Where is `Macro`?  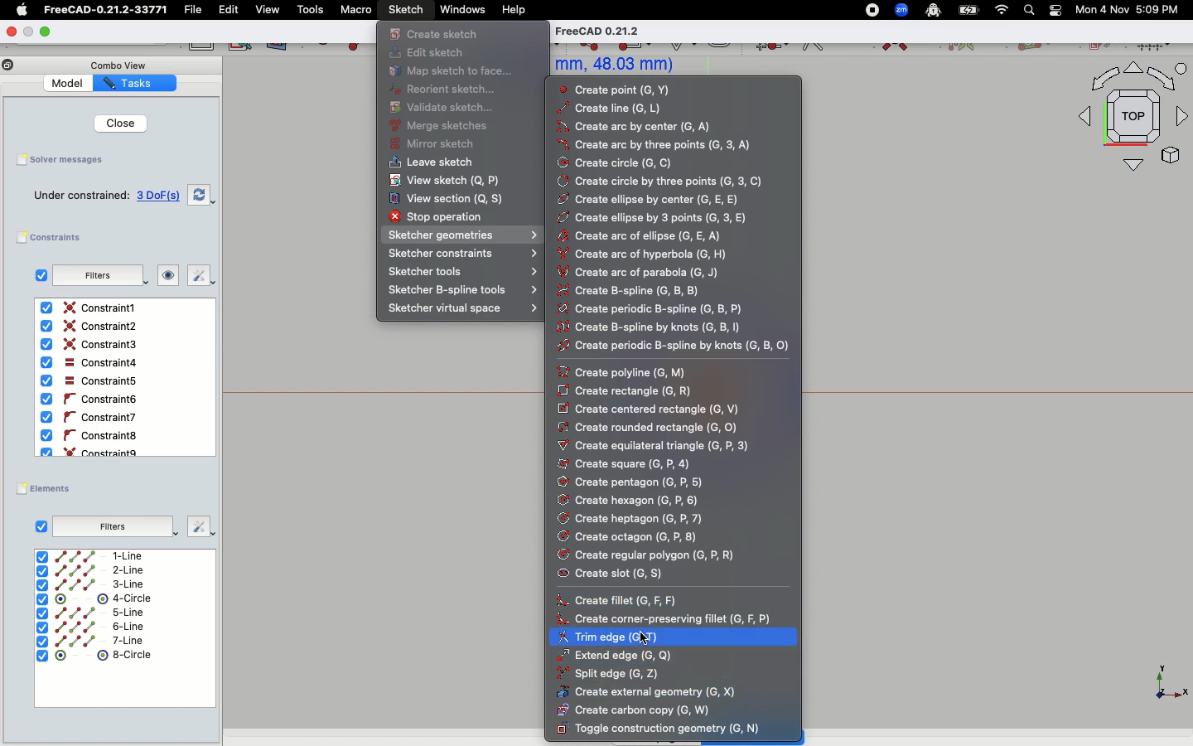 Macro is located at coordinates (355, 10).